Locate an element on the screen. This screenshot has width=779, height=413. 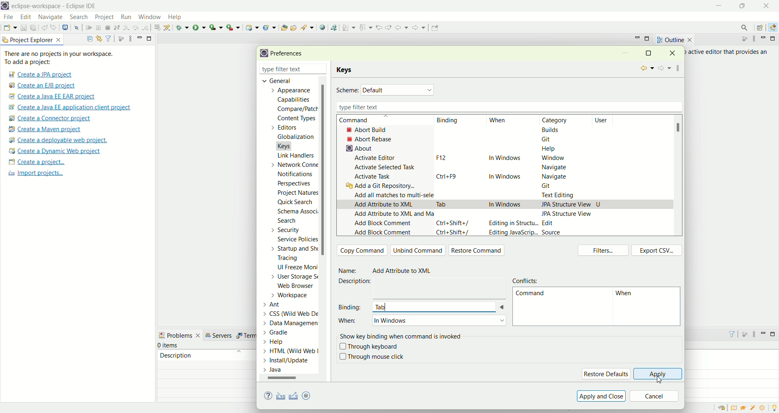
export is located at coordinates (312, 395).